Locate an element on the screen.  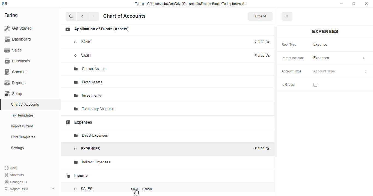
purchases is located at coordinates (18, 61).